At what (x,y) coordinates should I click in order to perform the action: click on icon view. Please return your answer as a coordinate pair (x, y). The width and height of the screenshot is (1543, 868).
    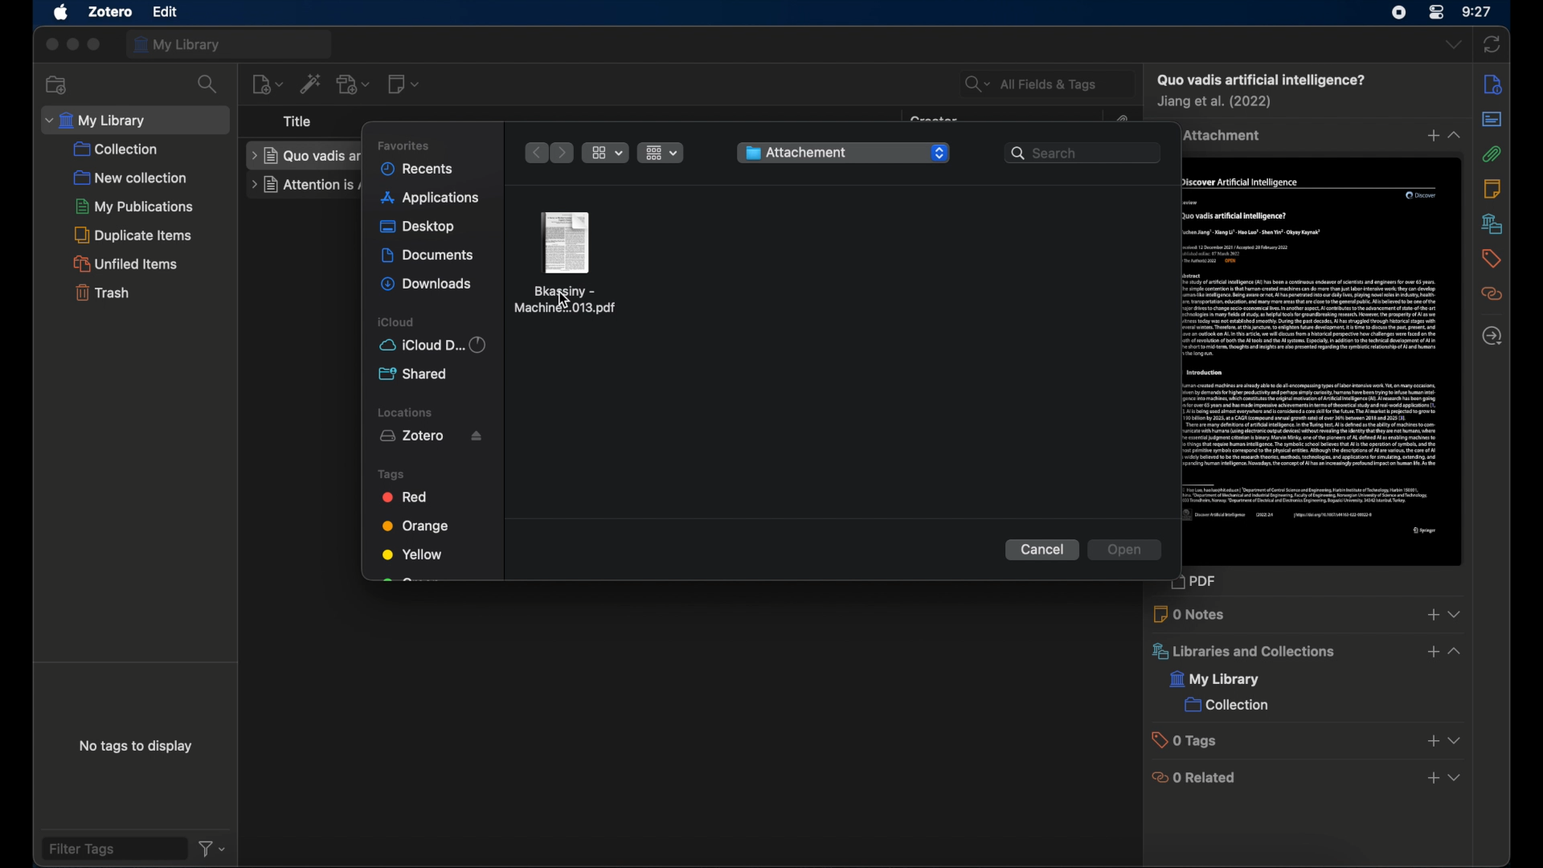
    Looking at the image, I should click on (605, 153).